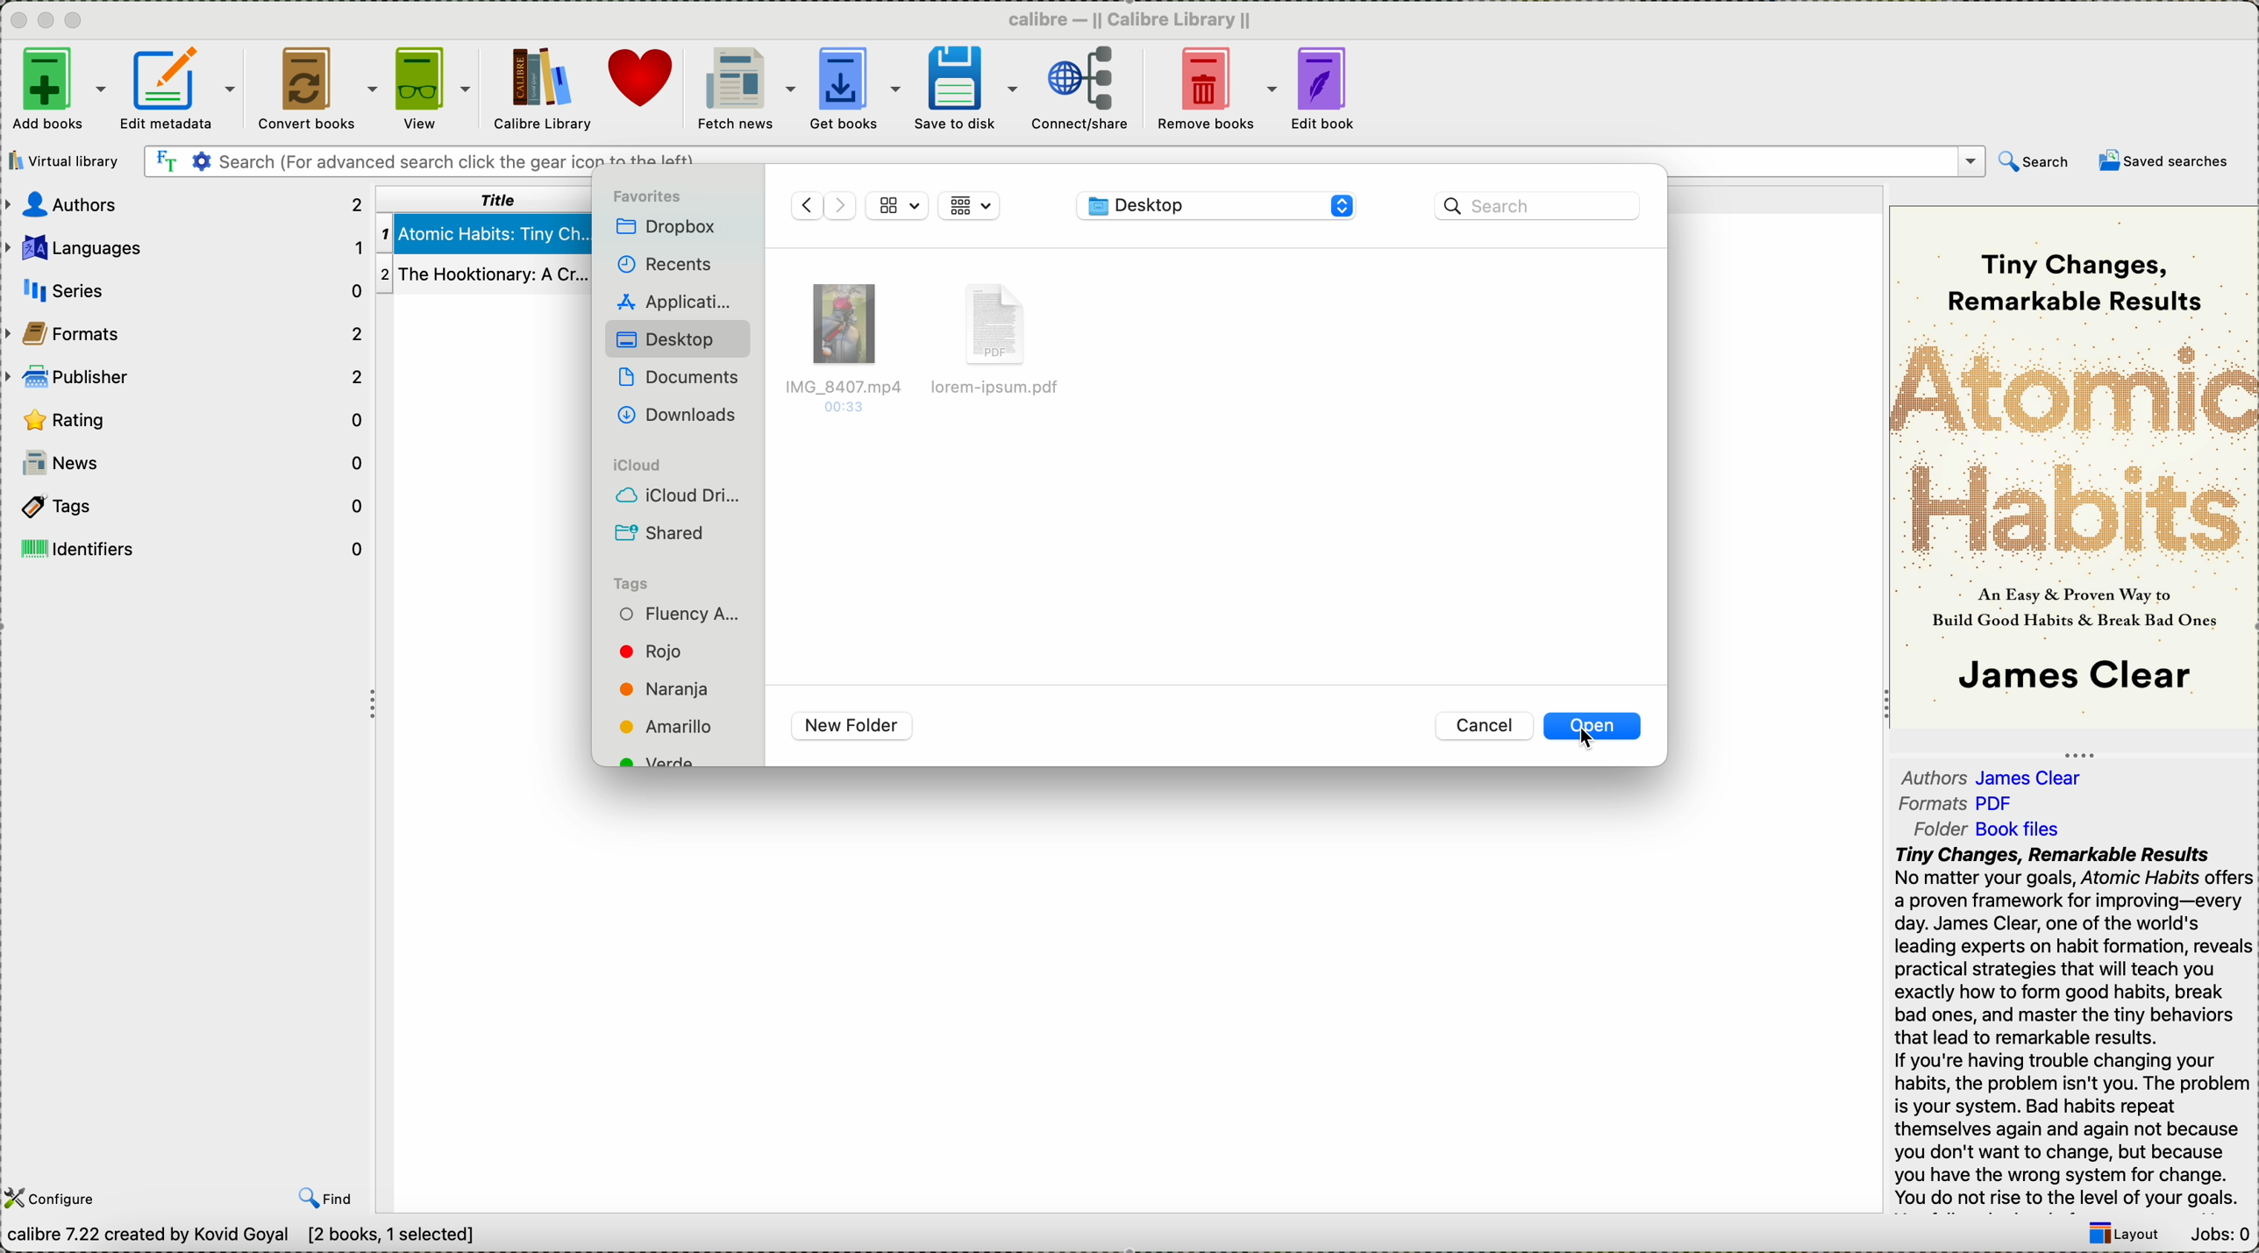  What do you see at coordinates (431, 87) in the screenshot?
I see `view` at bounding box center [431, 87].